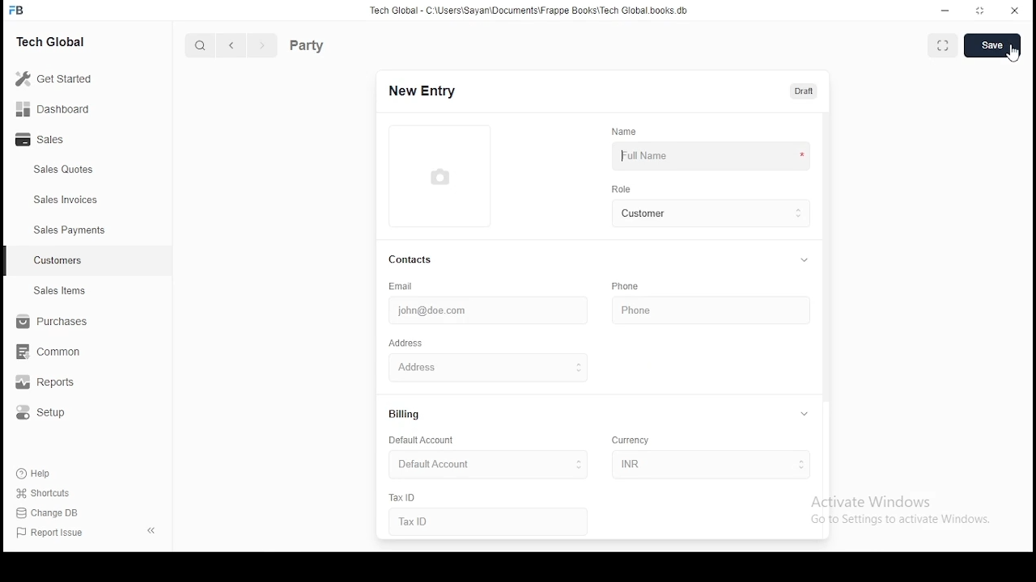 The image size is (1036, 582). What do you see at coordinates (52, 383) in the screenshot?
I see `reports` at bounding box center [52, 383].